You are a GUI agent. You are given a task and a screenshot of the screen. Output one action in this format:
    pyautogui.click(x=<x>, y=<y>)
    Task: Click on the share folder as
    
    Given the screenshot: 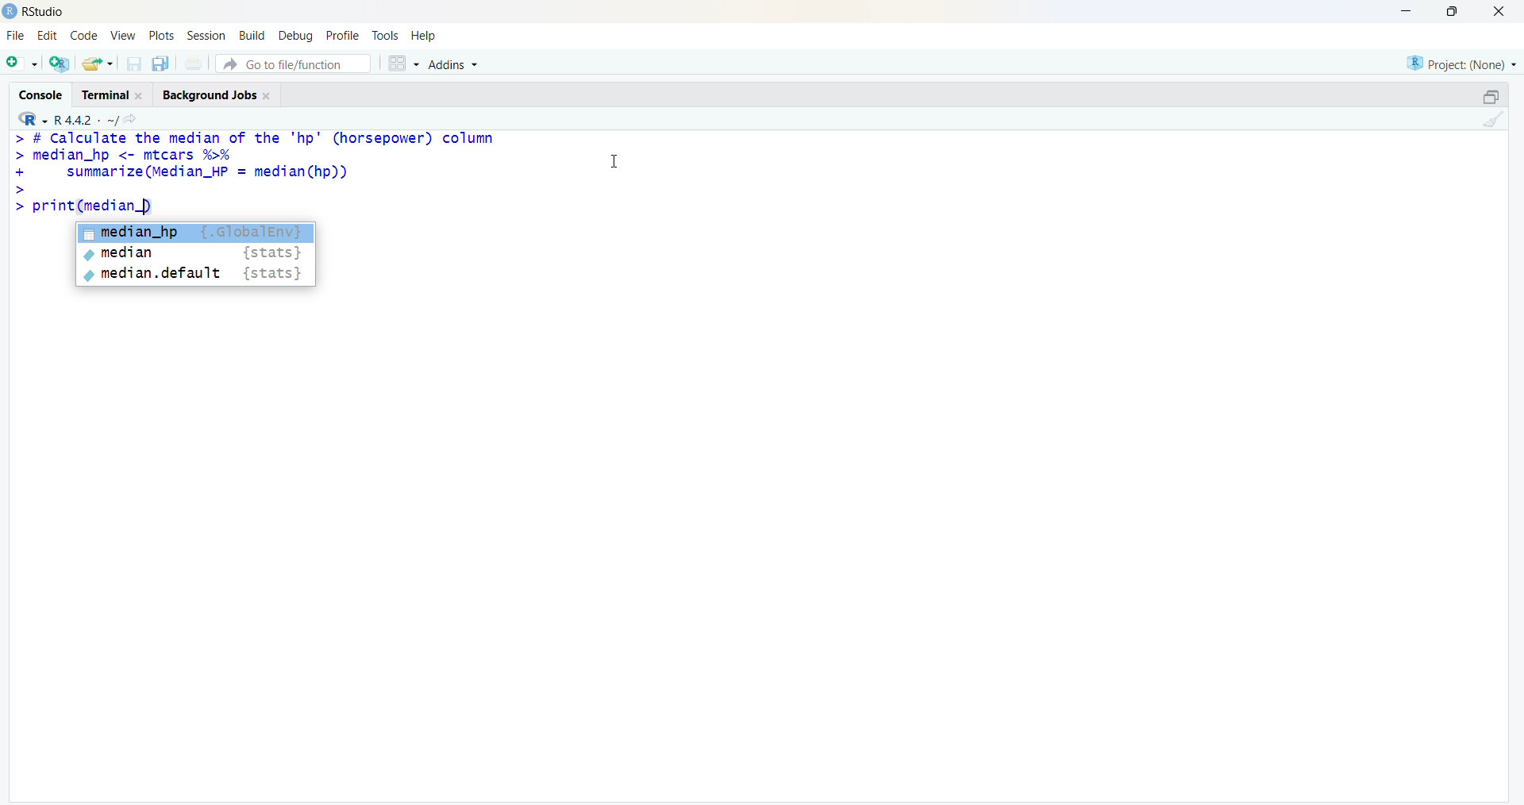 What is the action you would take?
    pyautogui.click(x=98, y=64)
    